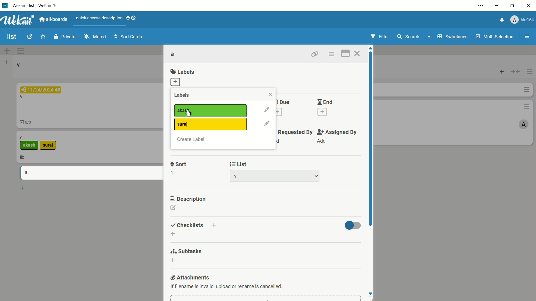 The height and width of the screenshot is (301, 536). I want to click on due, so click(281, 102).